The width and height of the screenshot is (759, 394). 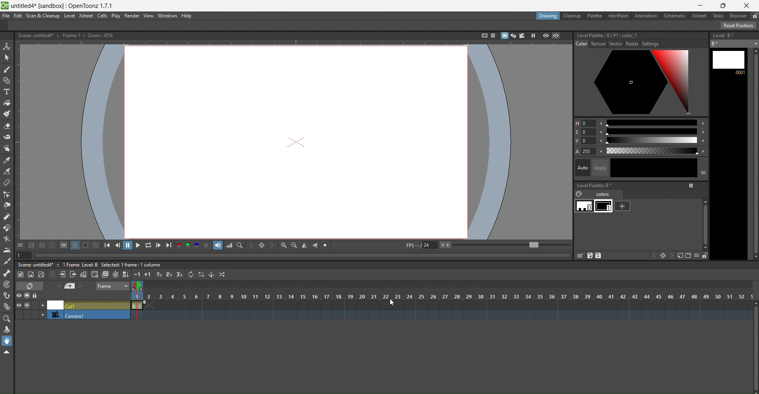 What do you see at coordinates (42, 16) in the screenshot?
I see `scan & cleanup` at bounding box center [42, 16].